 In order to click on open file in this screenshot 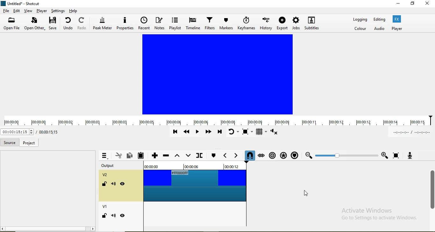, I will do `click(13, 24)`.